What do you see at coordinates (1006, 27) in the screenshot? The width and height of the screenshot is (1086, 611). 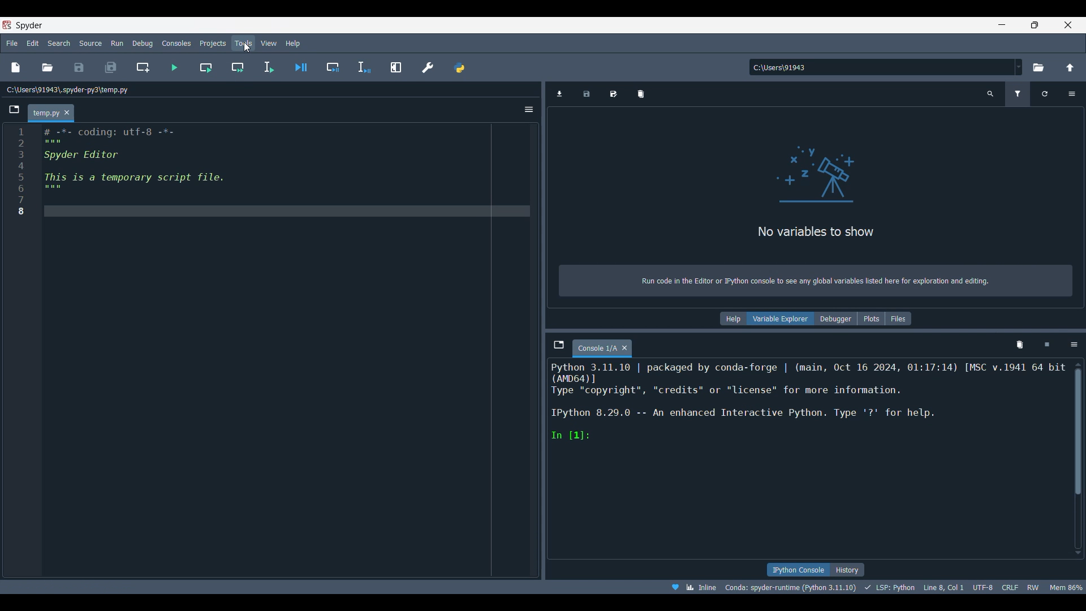 I see `Minimize` at bounding box center [1006, 27].